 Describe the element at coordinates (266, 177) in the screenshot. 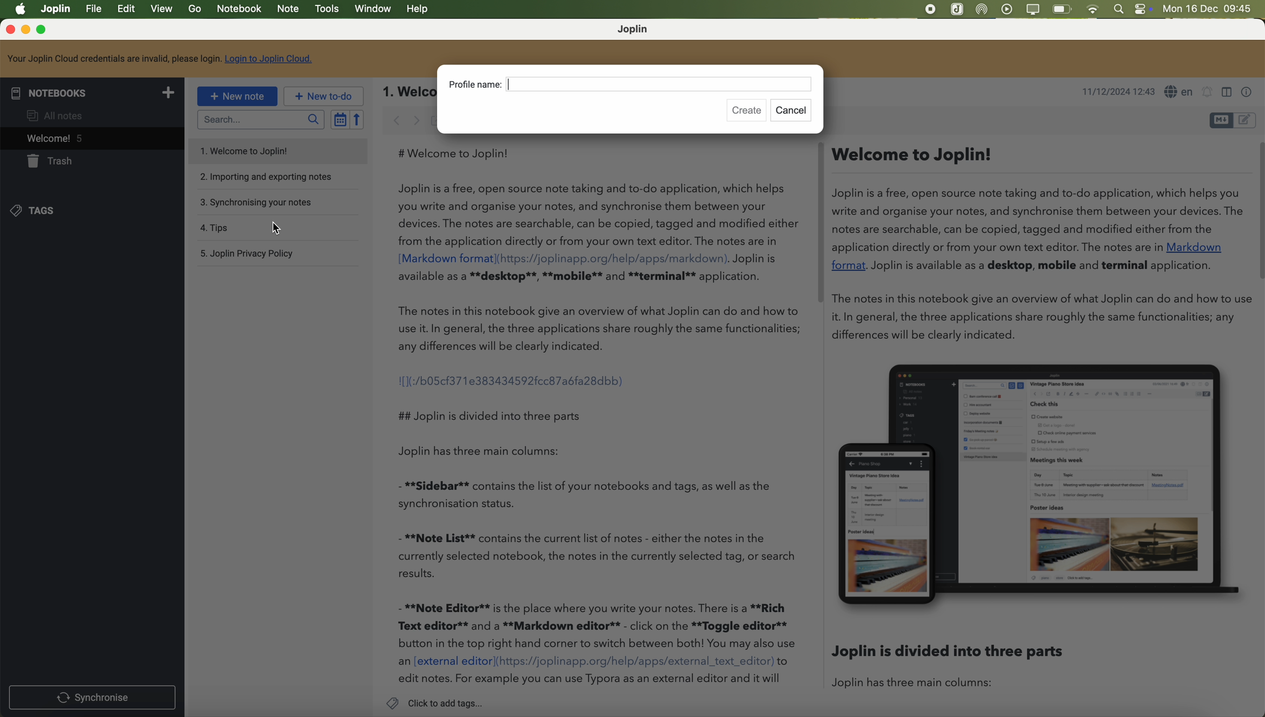

I see `2. Importing and exporting notes` at that location.